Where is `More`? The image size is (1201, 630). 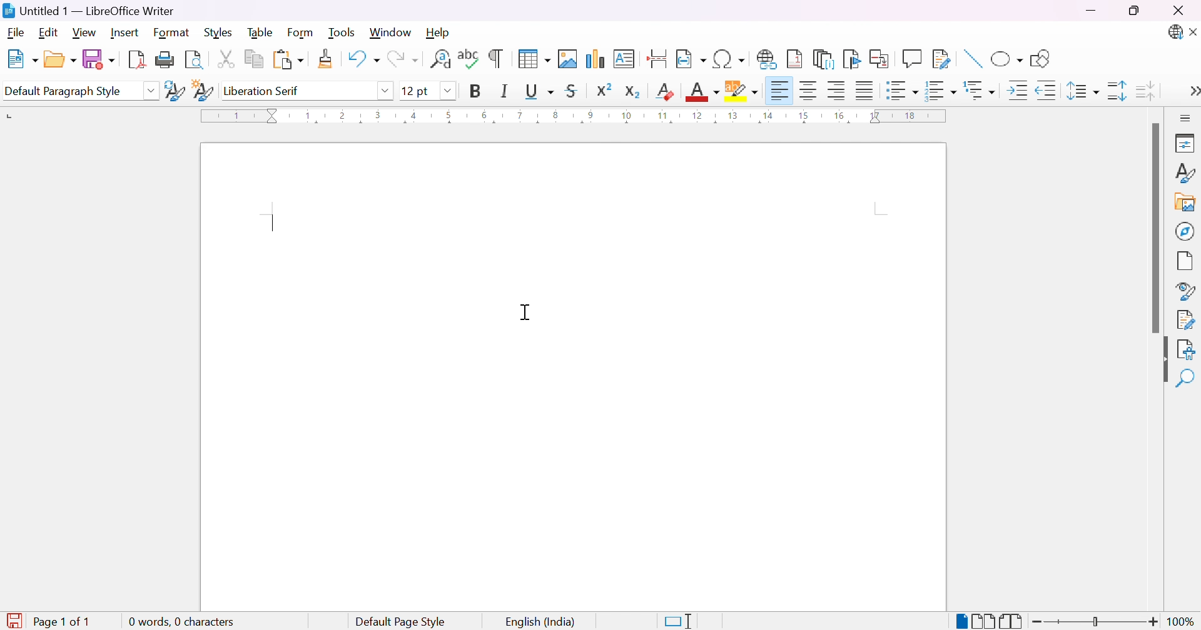 More is located at coordinates (1190, 92).